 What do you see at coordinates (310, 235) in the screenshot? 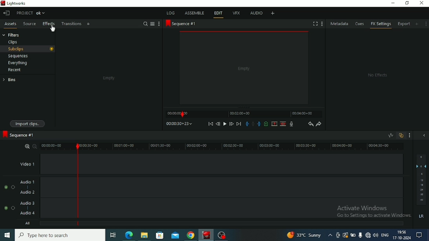
I see `Weather Sunny` at bounding box center [310, 235].